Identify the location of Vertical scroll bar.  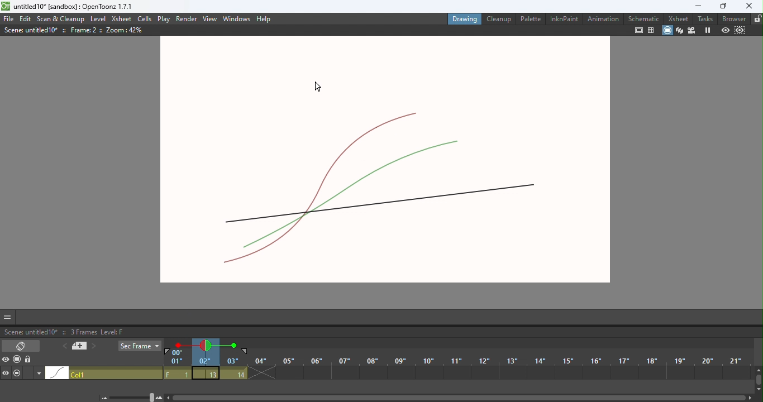
(757, 381).